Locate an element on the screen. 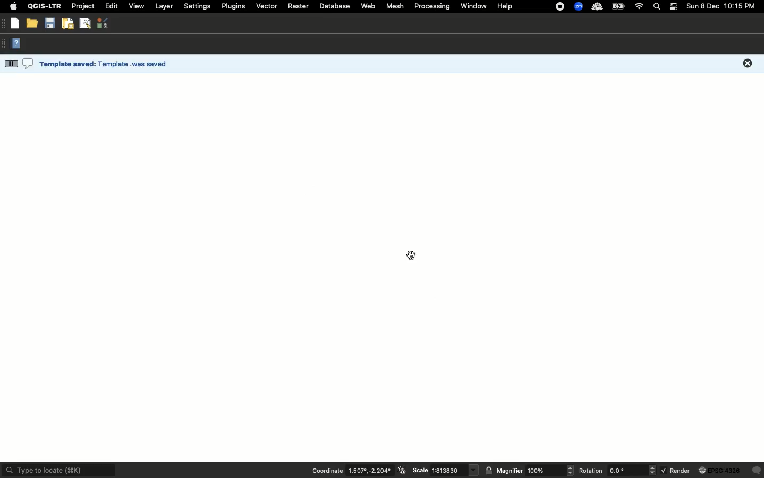 The width and height of the screenshot is (764, 478). Web is located at coordinates (369, 5).